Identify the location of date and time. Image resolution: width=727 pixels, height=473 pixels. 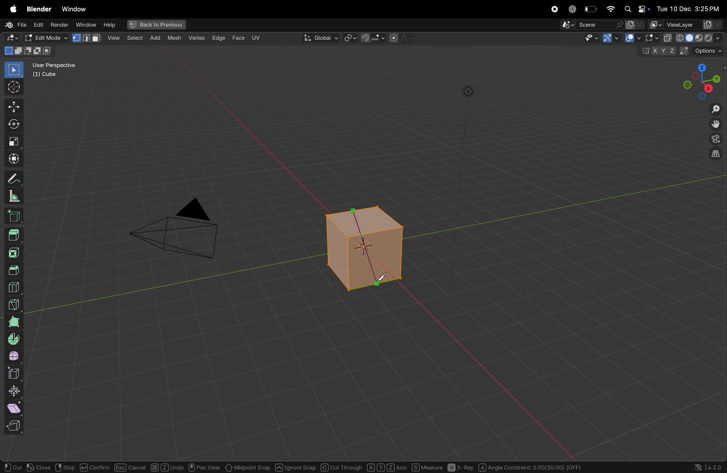
(690, 7).